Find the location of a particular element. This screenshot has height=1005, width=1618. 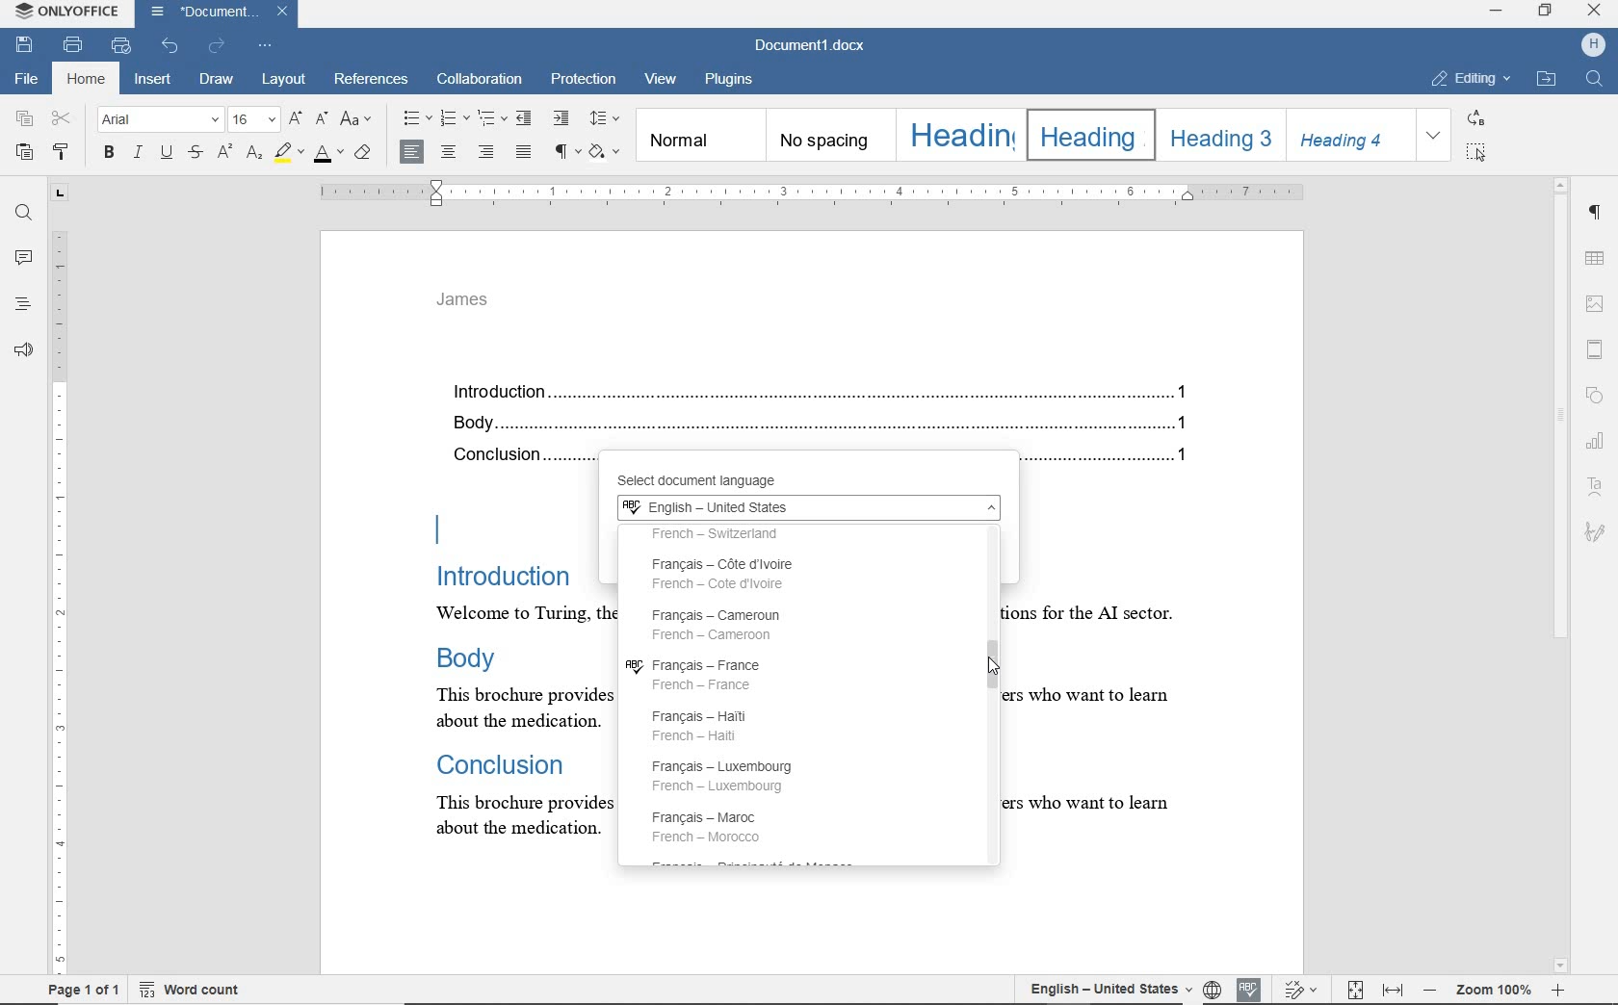

draw is located at coordinates (220, 81).